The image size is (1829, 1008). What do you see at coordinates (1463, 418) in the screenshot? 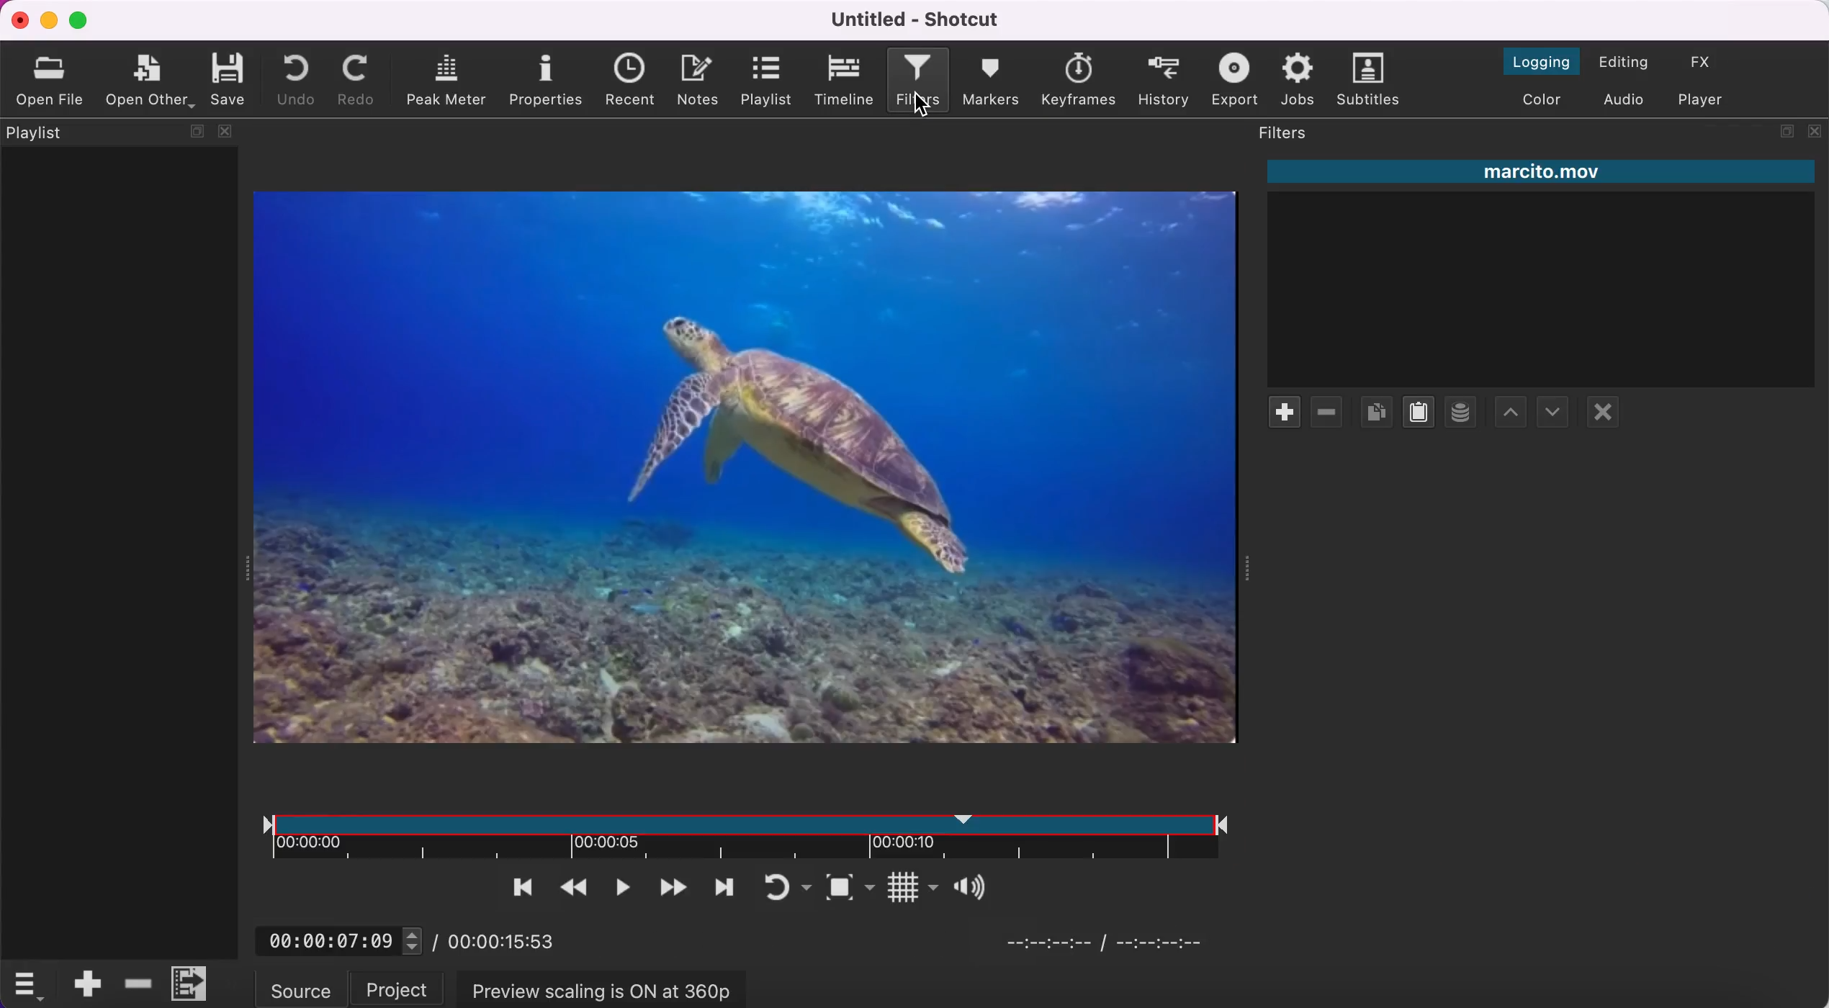
I see `save a filter set` at bounding box center [1463, 418].